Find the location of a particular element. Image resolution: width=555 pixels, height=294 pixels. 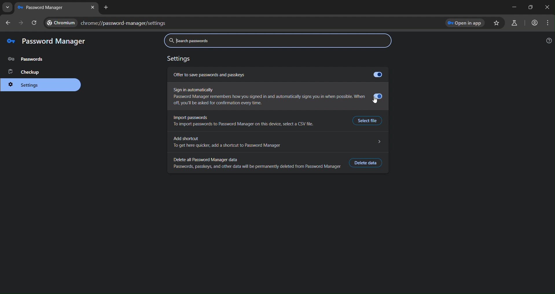

minimize is located at coordinates (513, 7).